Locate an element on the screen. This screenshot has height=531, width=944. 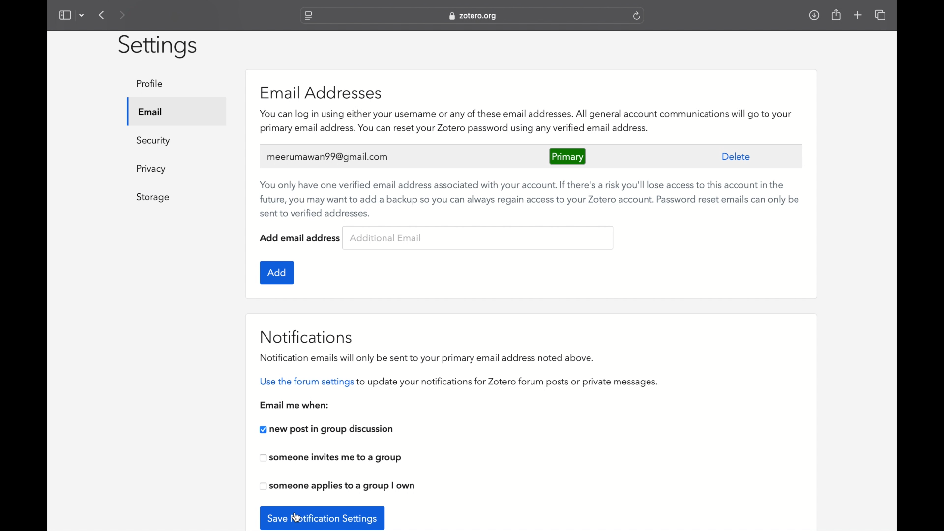
email me when: is located at coordinates (295, 405).